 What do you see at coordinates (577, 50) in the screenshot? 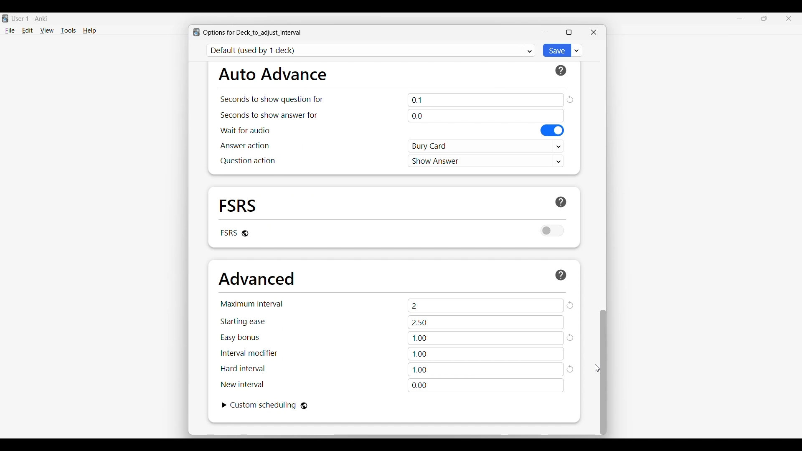
I see `Save and other options` at bounding box center [577, 50].